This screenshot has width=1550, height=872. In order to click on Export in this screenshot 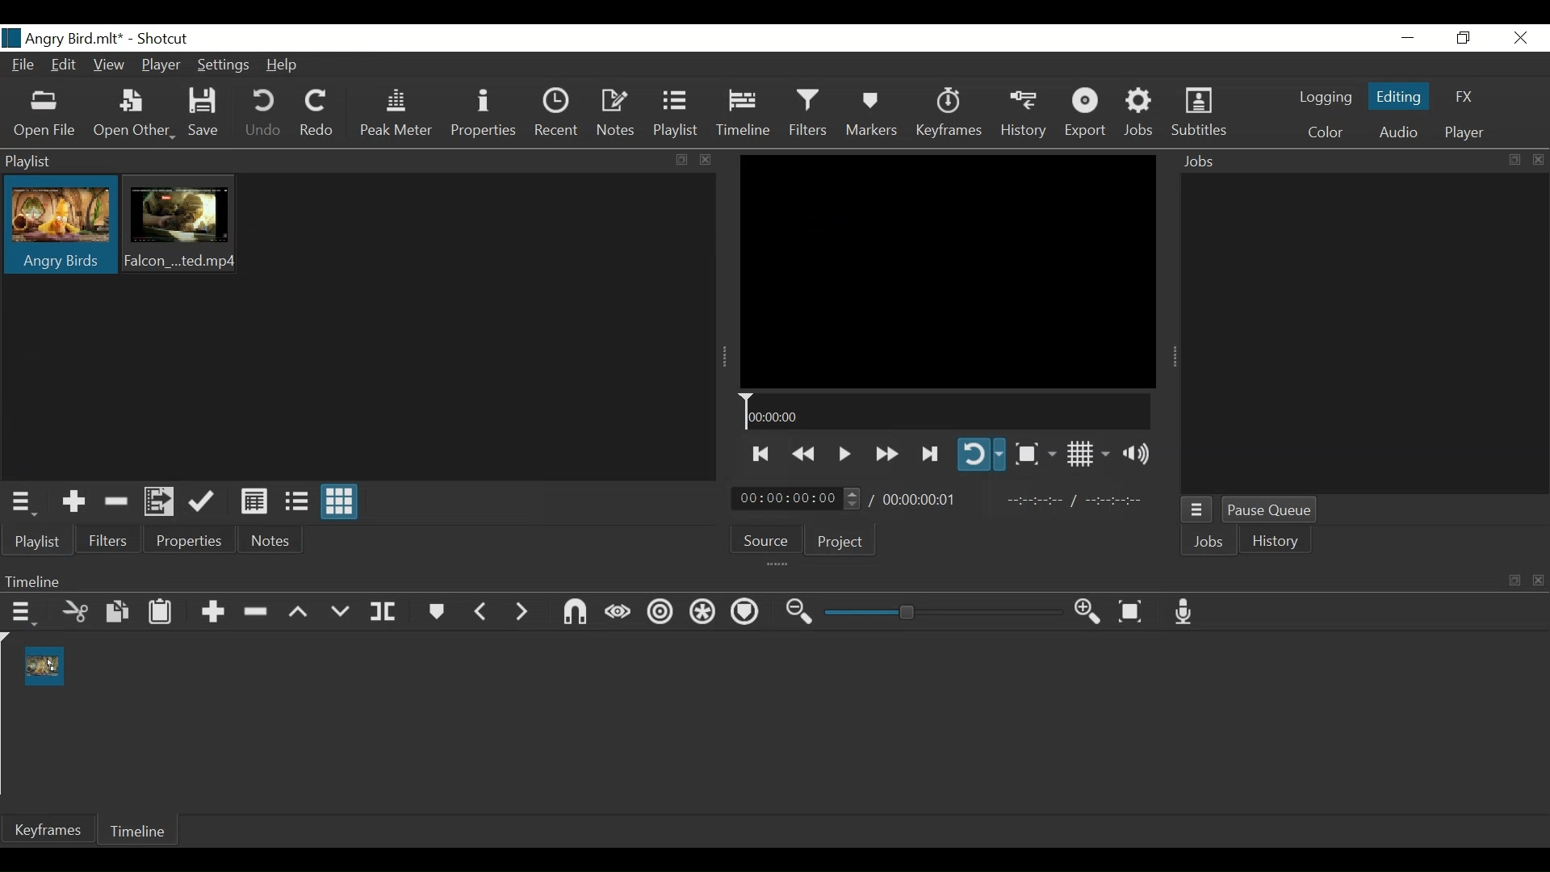, I will do `click(1089, 115)`.